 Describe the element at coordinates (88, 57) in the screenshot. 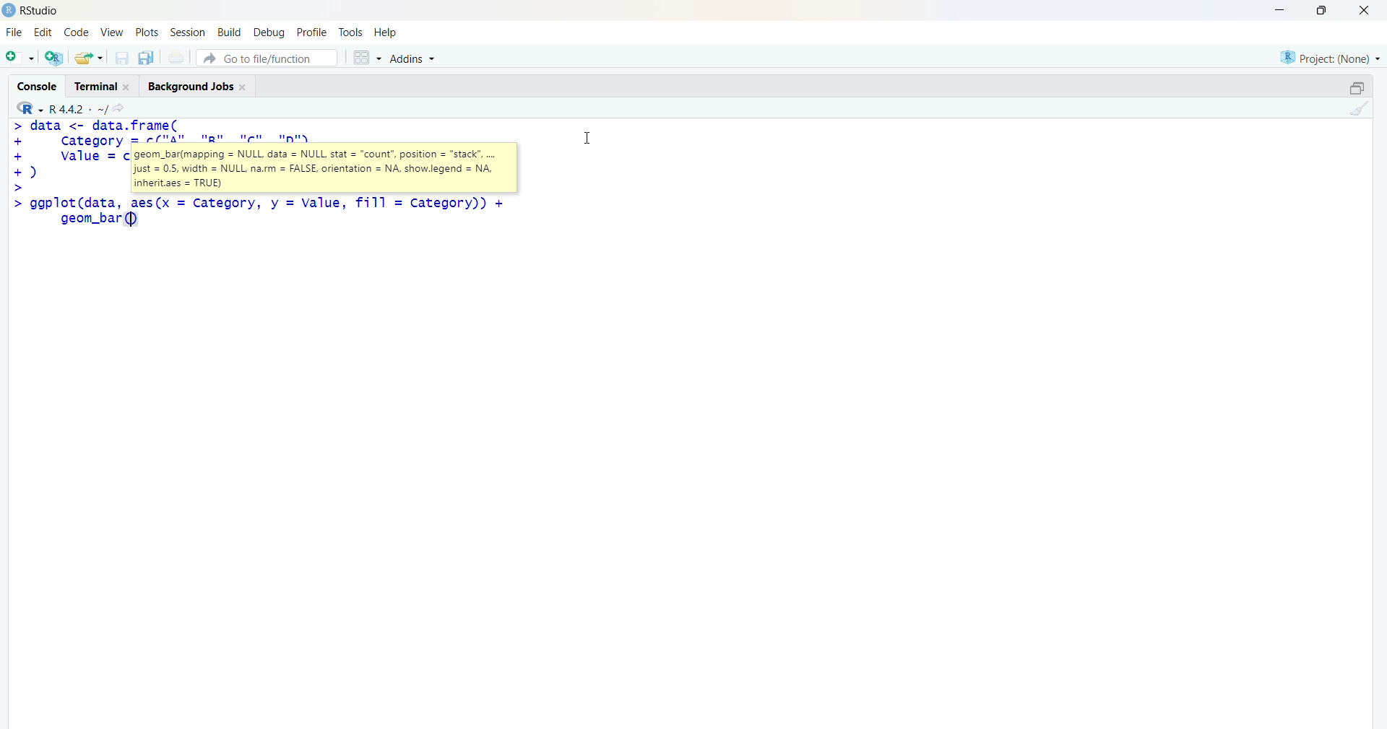

I see `open an existing file` at that location.